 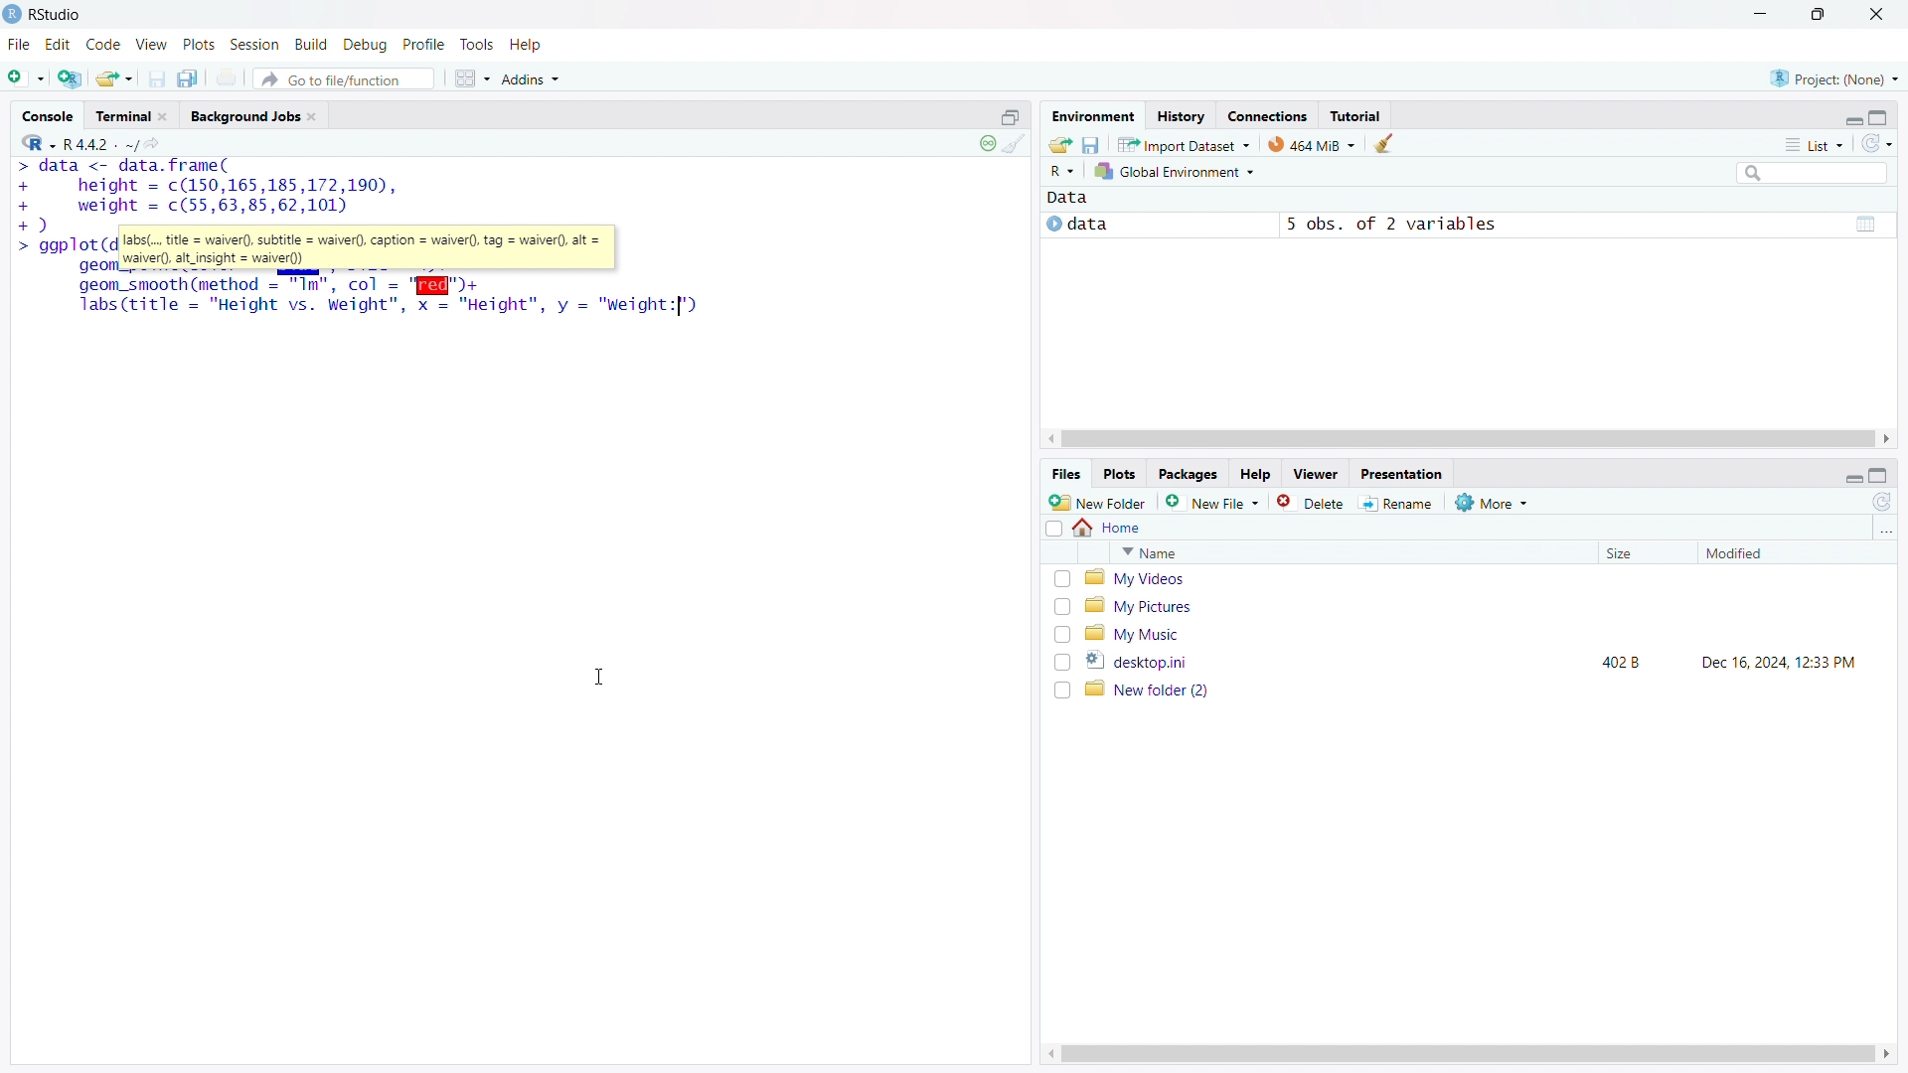 I want to click on expand pane, so click(x=1881, y=476).